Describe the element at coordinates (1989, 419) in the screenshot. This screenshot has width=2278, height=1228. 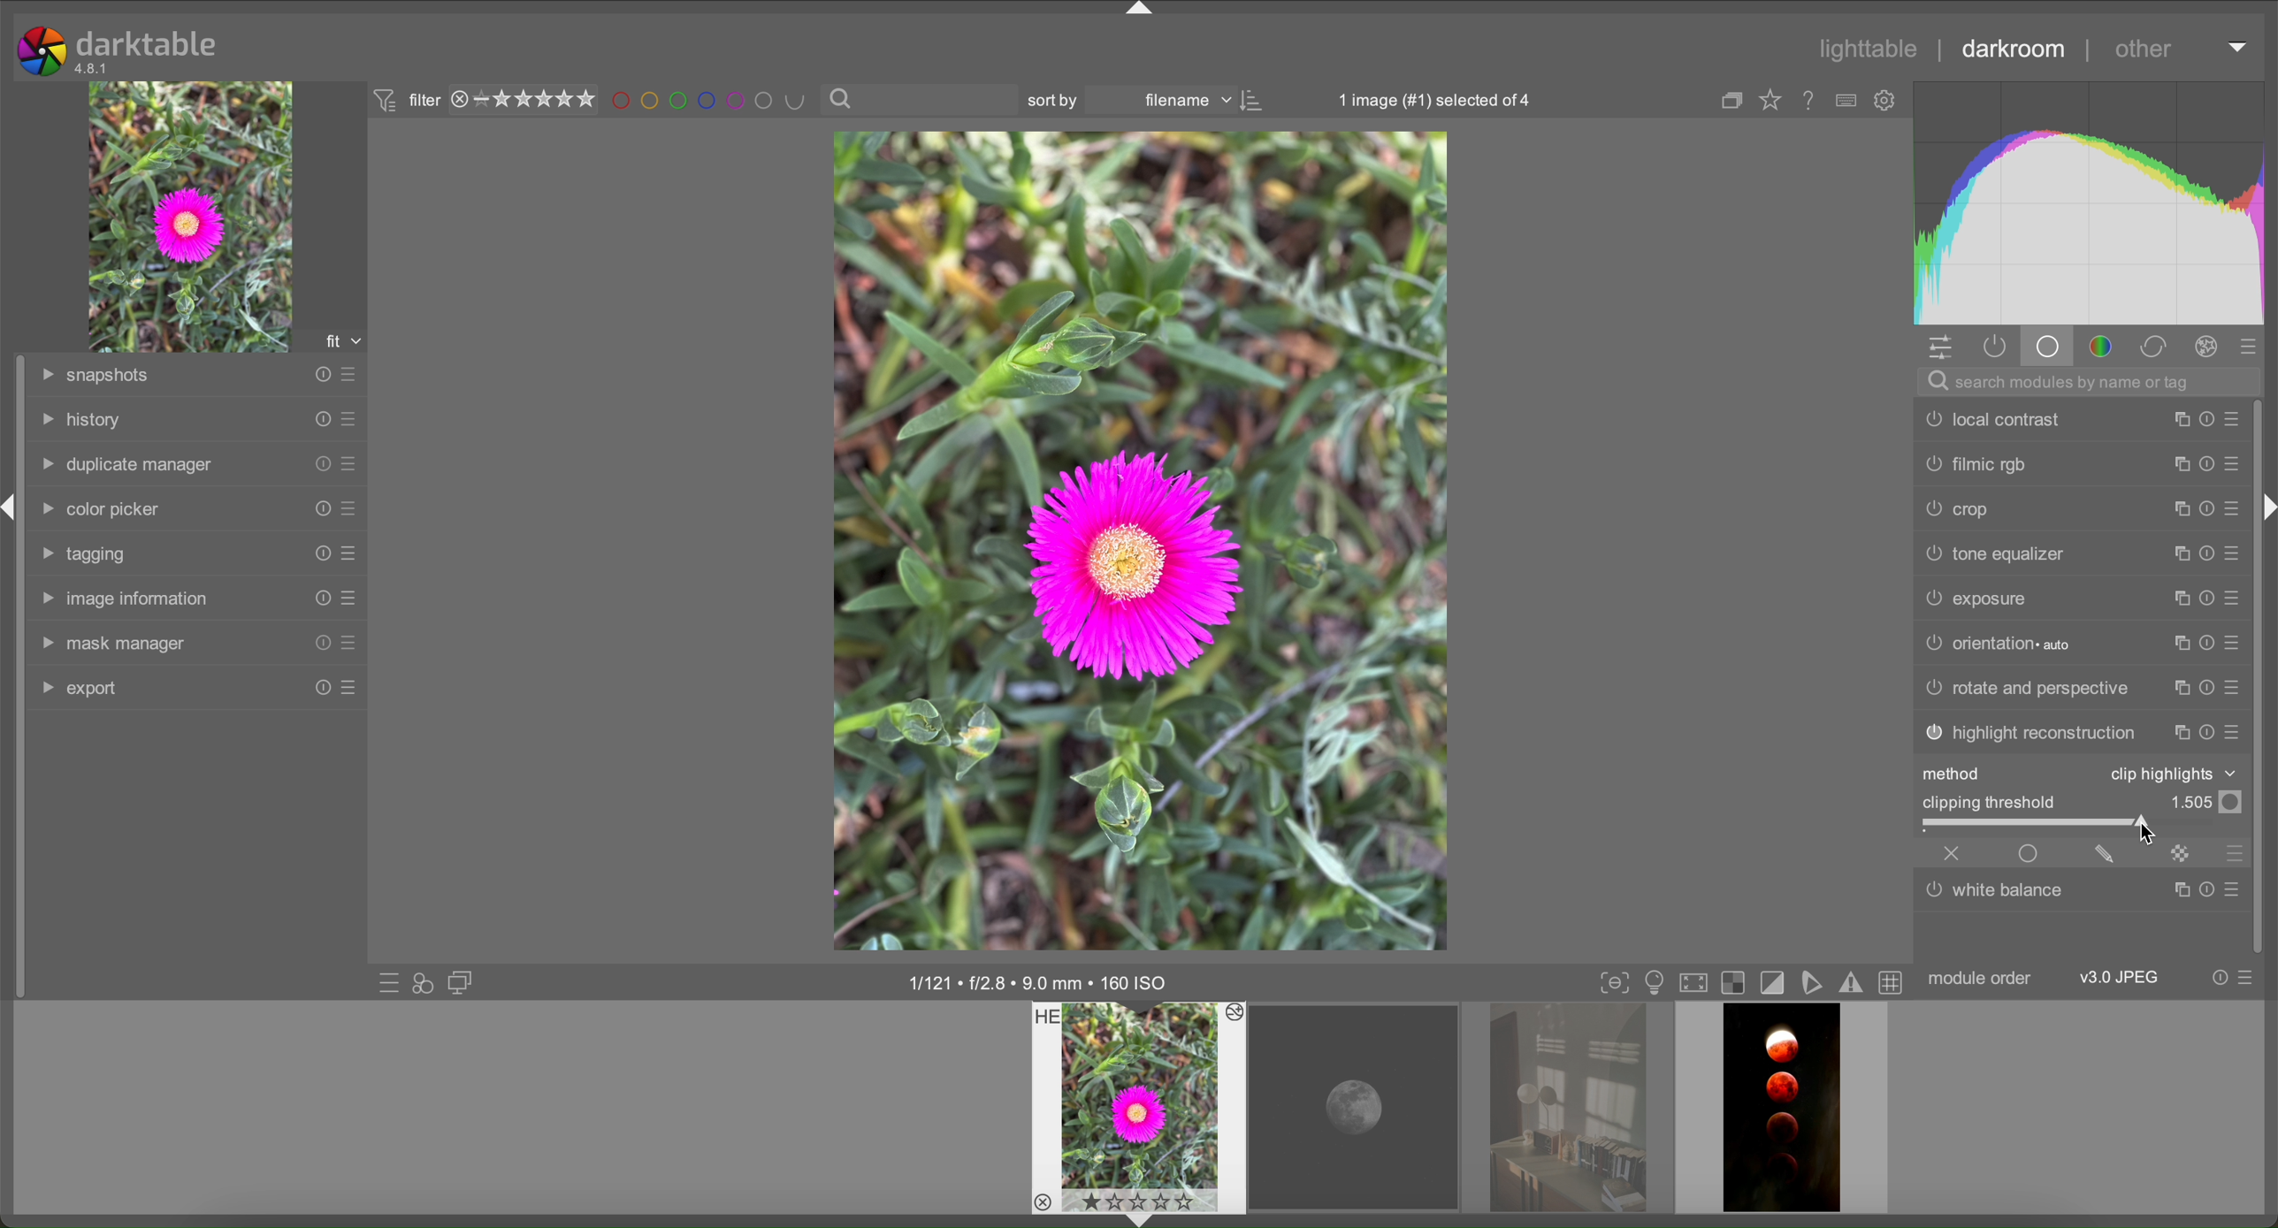
I see `local contrast` at that location.